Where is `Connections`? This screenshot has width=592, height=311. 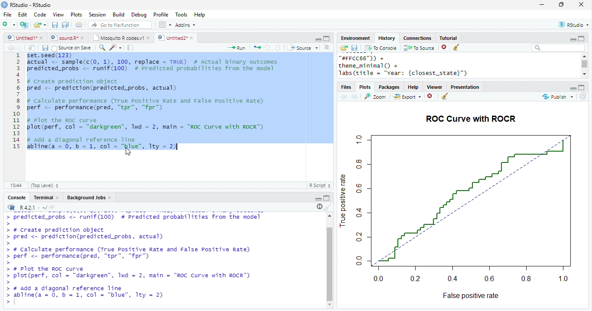
Connections is located at coordinates (417, 38).